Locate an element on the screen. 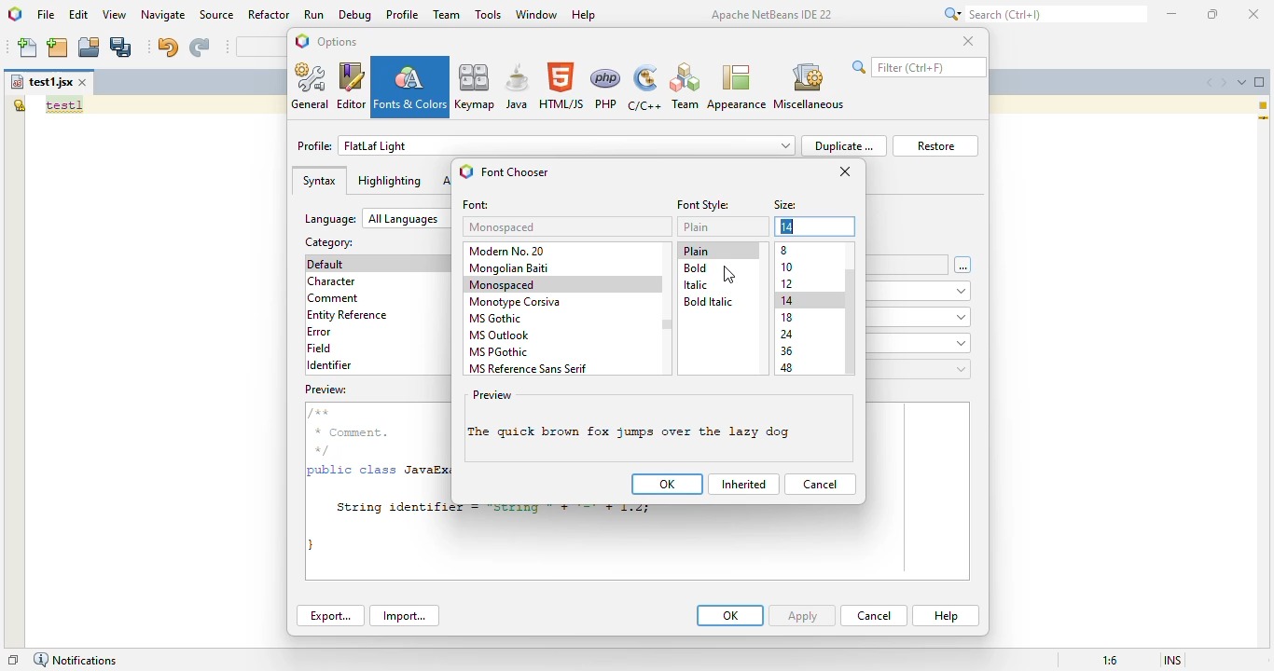  PHP is located at coordinates (607, 87).